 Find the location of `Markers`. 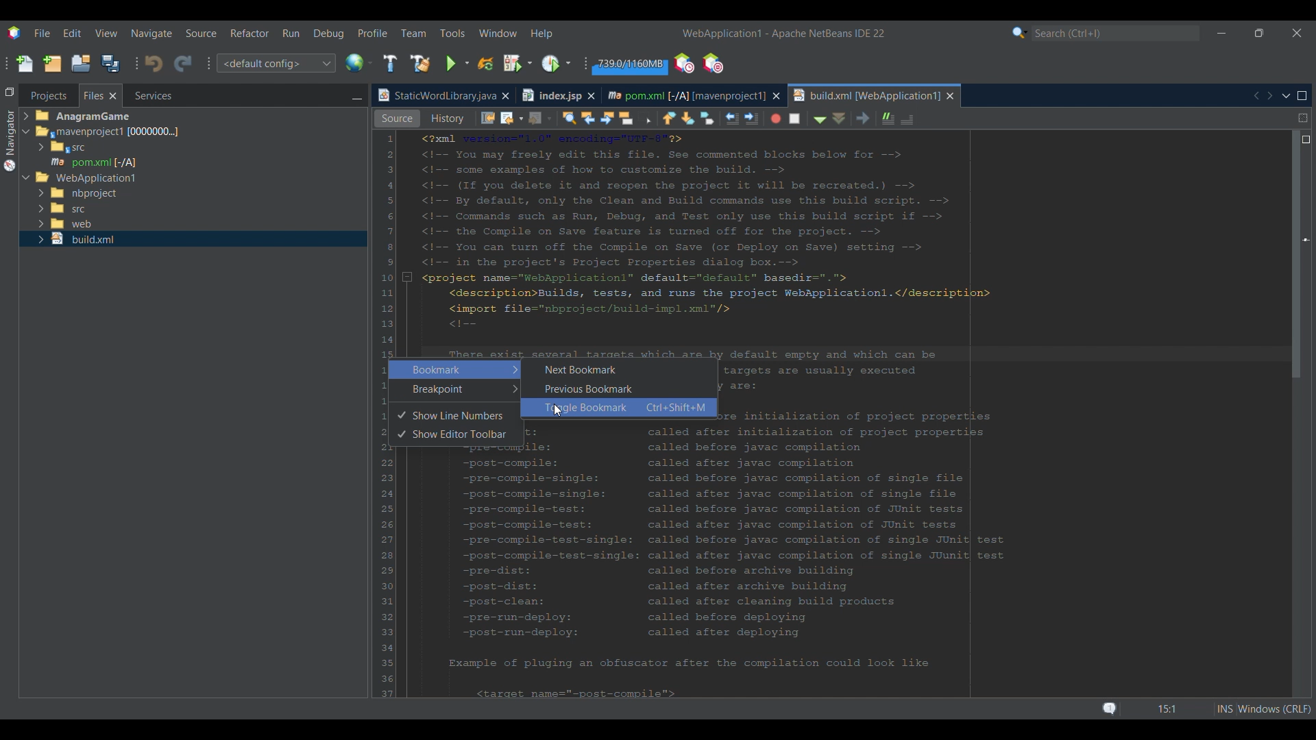

Markers is located at coordinates (1305, 602).